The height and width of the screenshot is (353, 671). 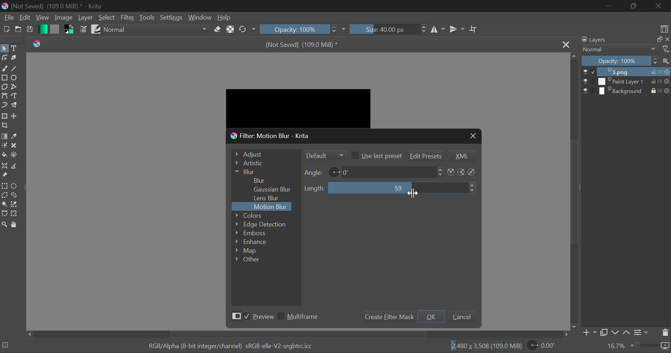 What do you see at coordinates (86, 17) in the screenshot?
I see `Layer` at bounding box center [86, 17].